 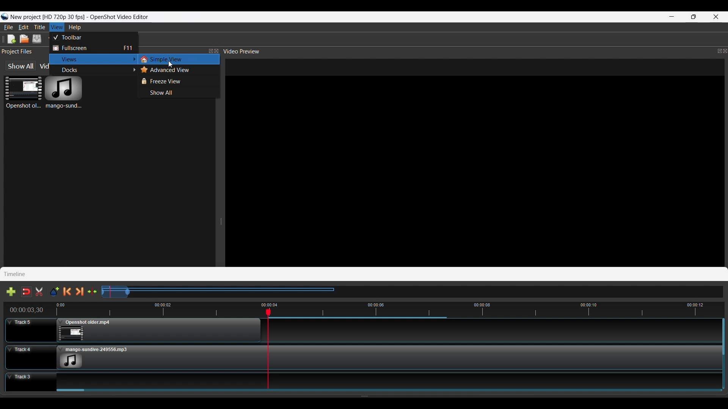 What do you see at coordinates (44, 66) in the screenshot?
I see `Video` at bounding box center [44, 66].